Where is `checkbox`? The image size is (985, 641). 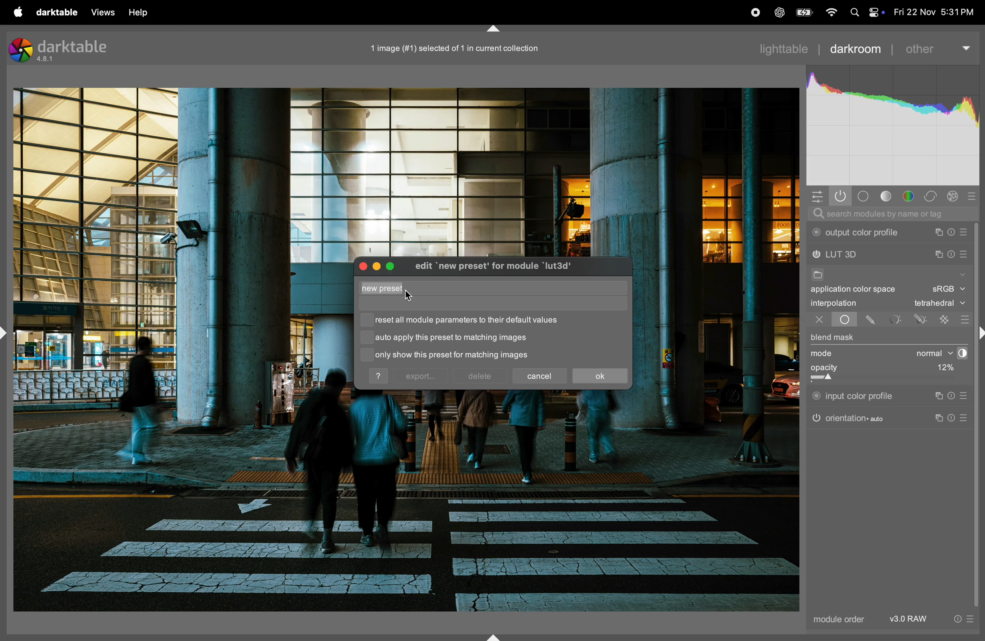
checkbox is located at coordinates (365, 354).